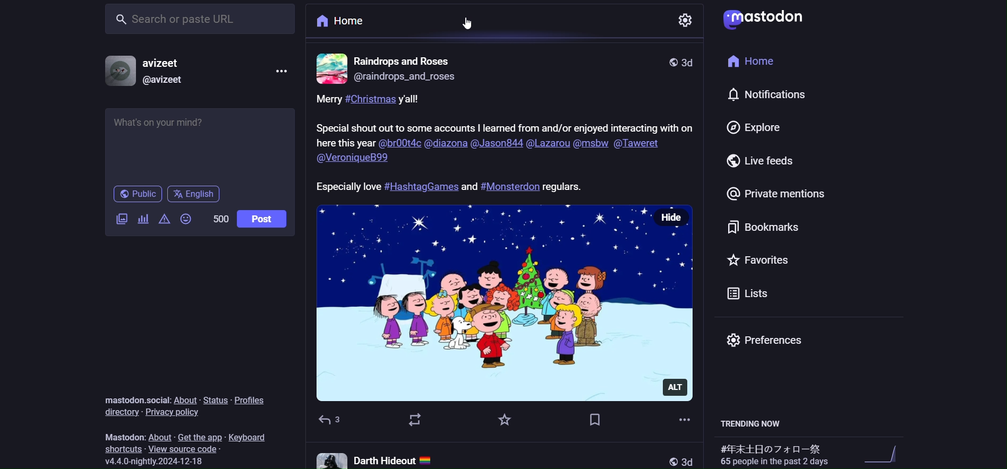  What do you see at coordinates (775, 341) in the screenshot?
I see `preferences` at bounding box center [775, 341].